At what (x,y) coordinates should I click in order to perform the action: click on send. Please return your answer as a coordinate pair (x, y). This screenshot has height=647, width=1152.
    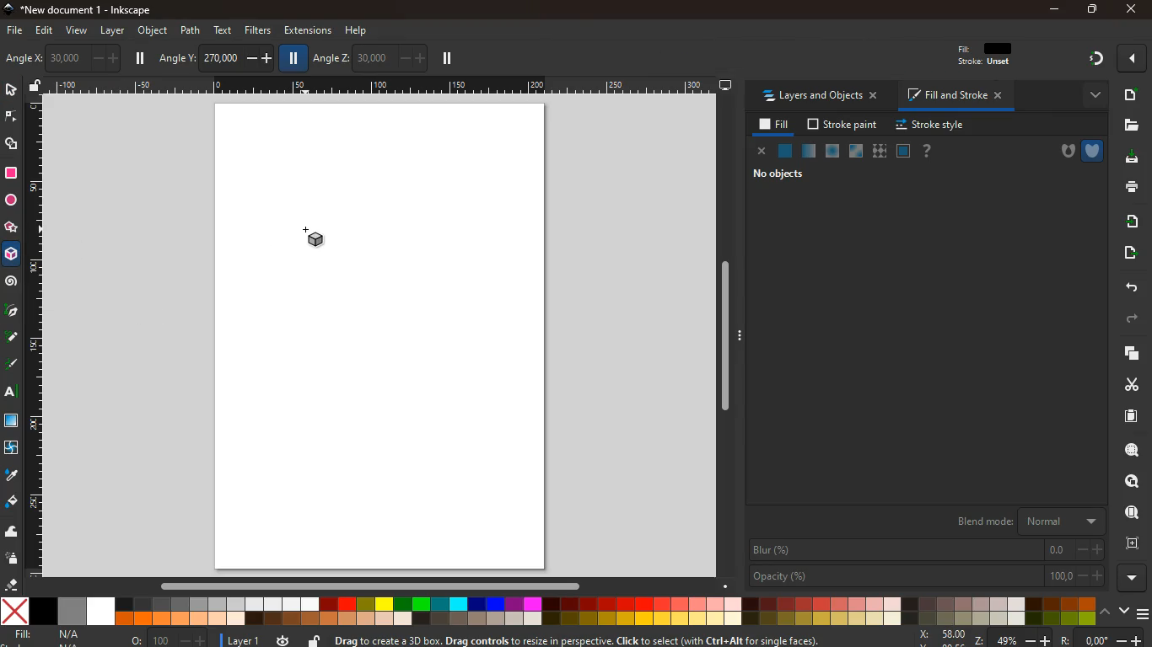
    Looking at the image, I should click on (1126, 253).